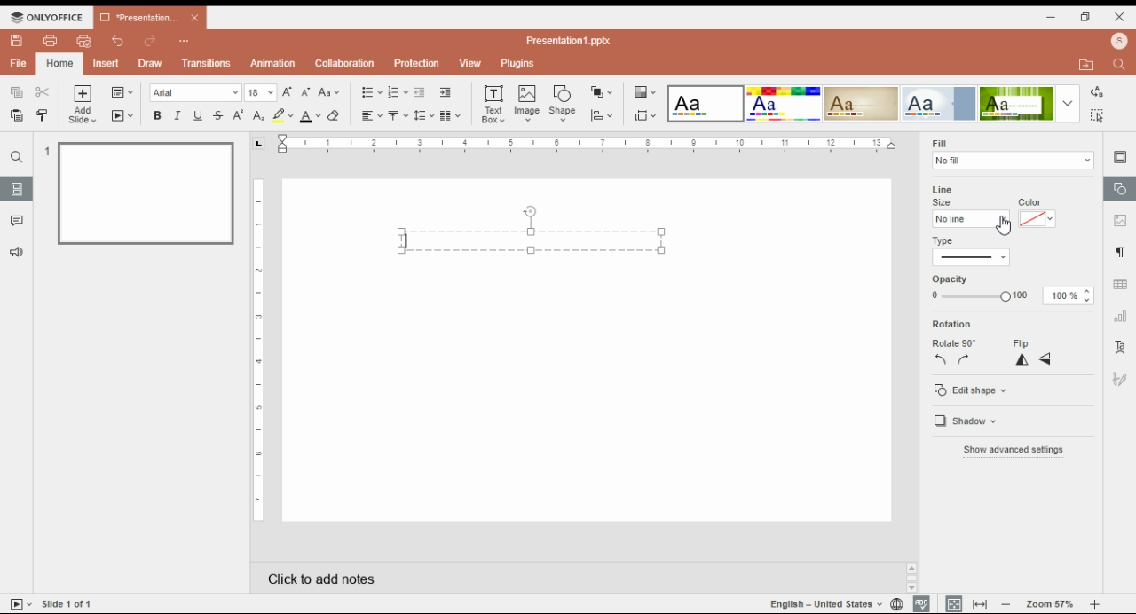 The image size is (1136, 614). What do you see at coordinates (862, 103) in the screenshot?
I see `color theme` at bounding box center [862, 103].